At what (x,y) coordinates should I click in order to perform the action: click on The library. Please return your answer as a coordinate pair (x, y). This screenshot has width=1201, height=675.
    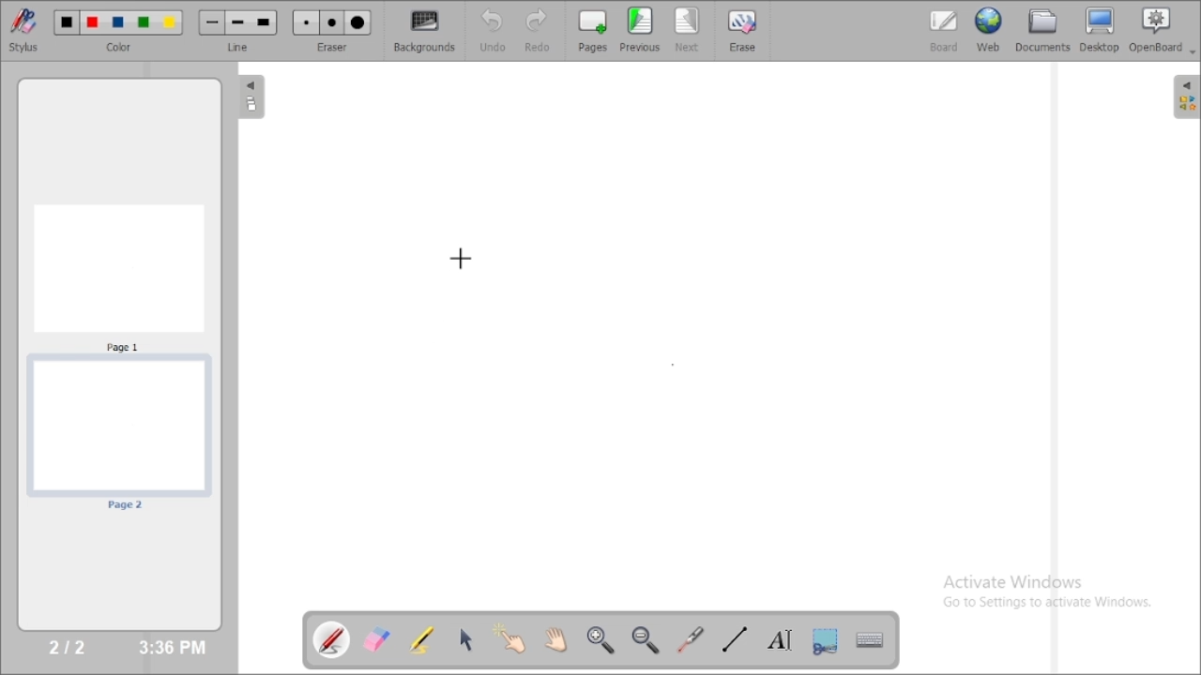
    Looking at the image, I should click on (1186, 96).